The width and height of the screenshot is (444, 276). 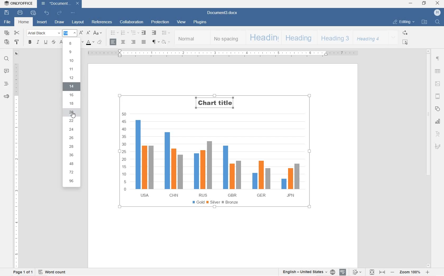 What do you see at coordinates (425, 22) in the screenshot?
I see `OPEN FILE LOCATION` at bounding box center [425, 22].